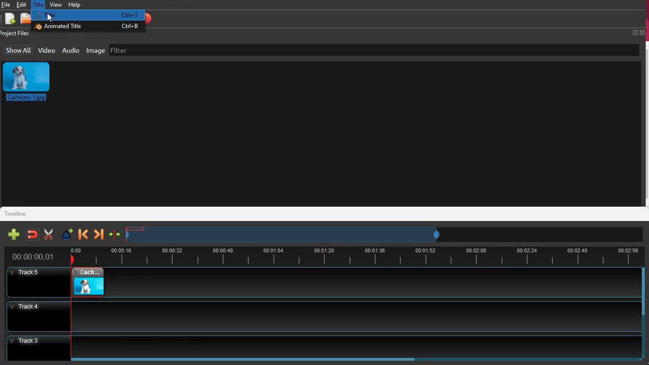  I want to click on help, so click(74, 5).